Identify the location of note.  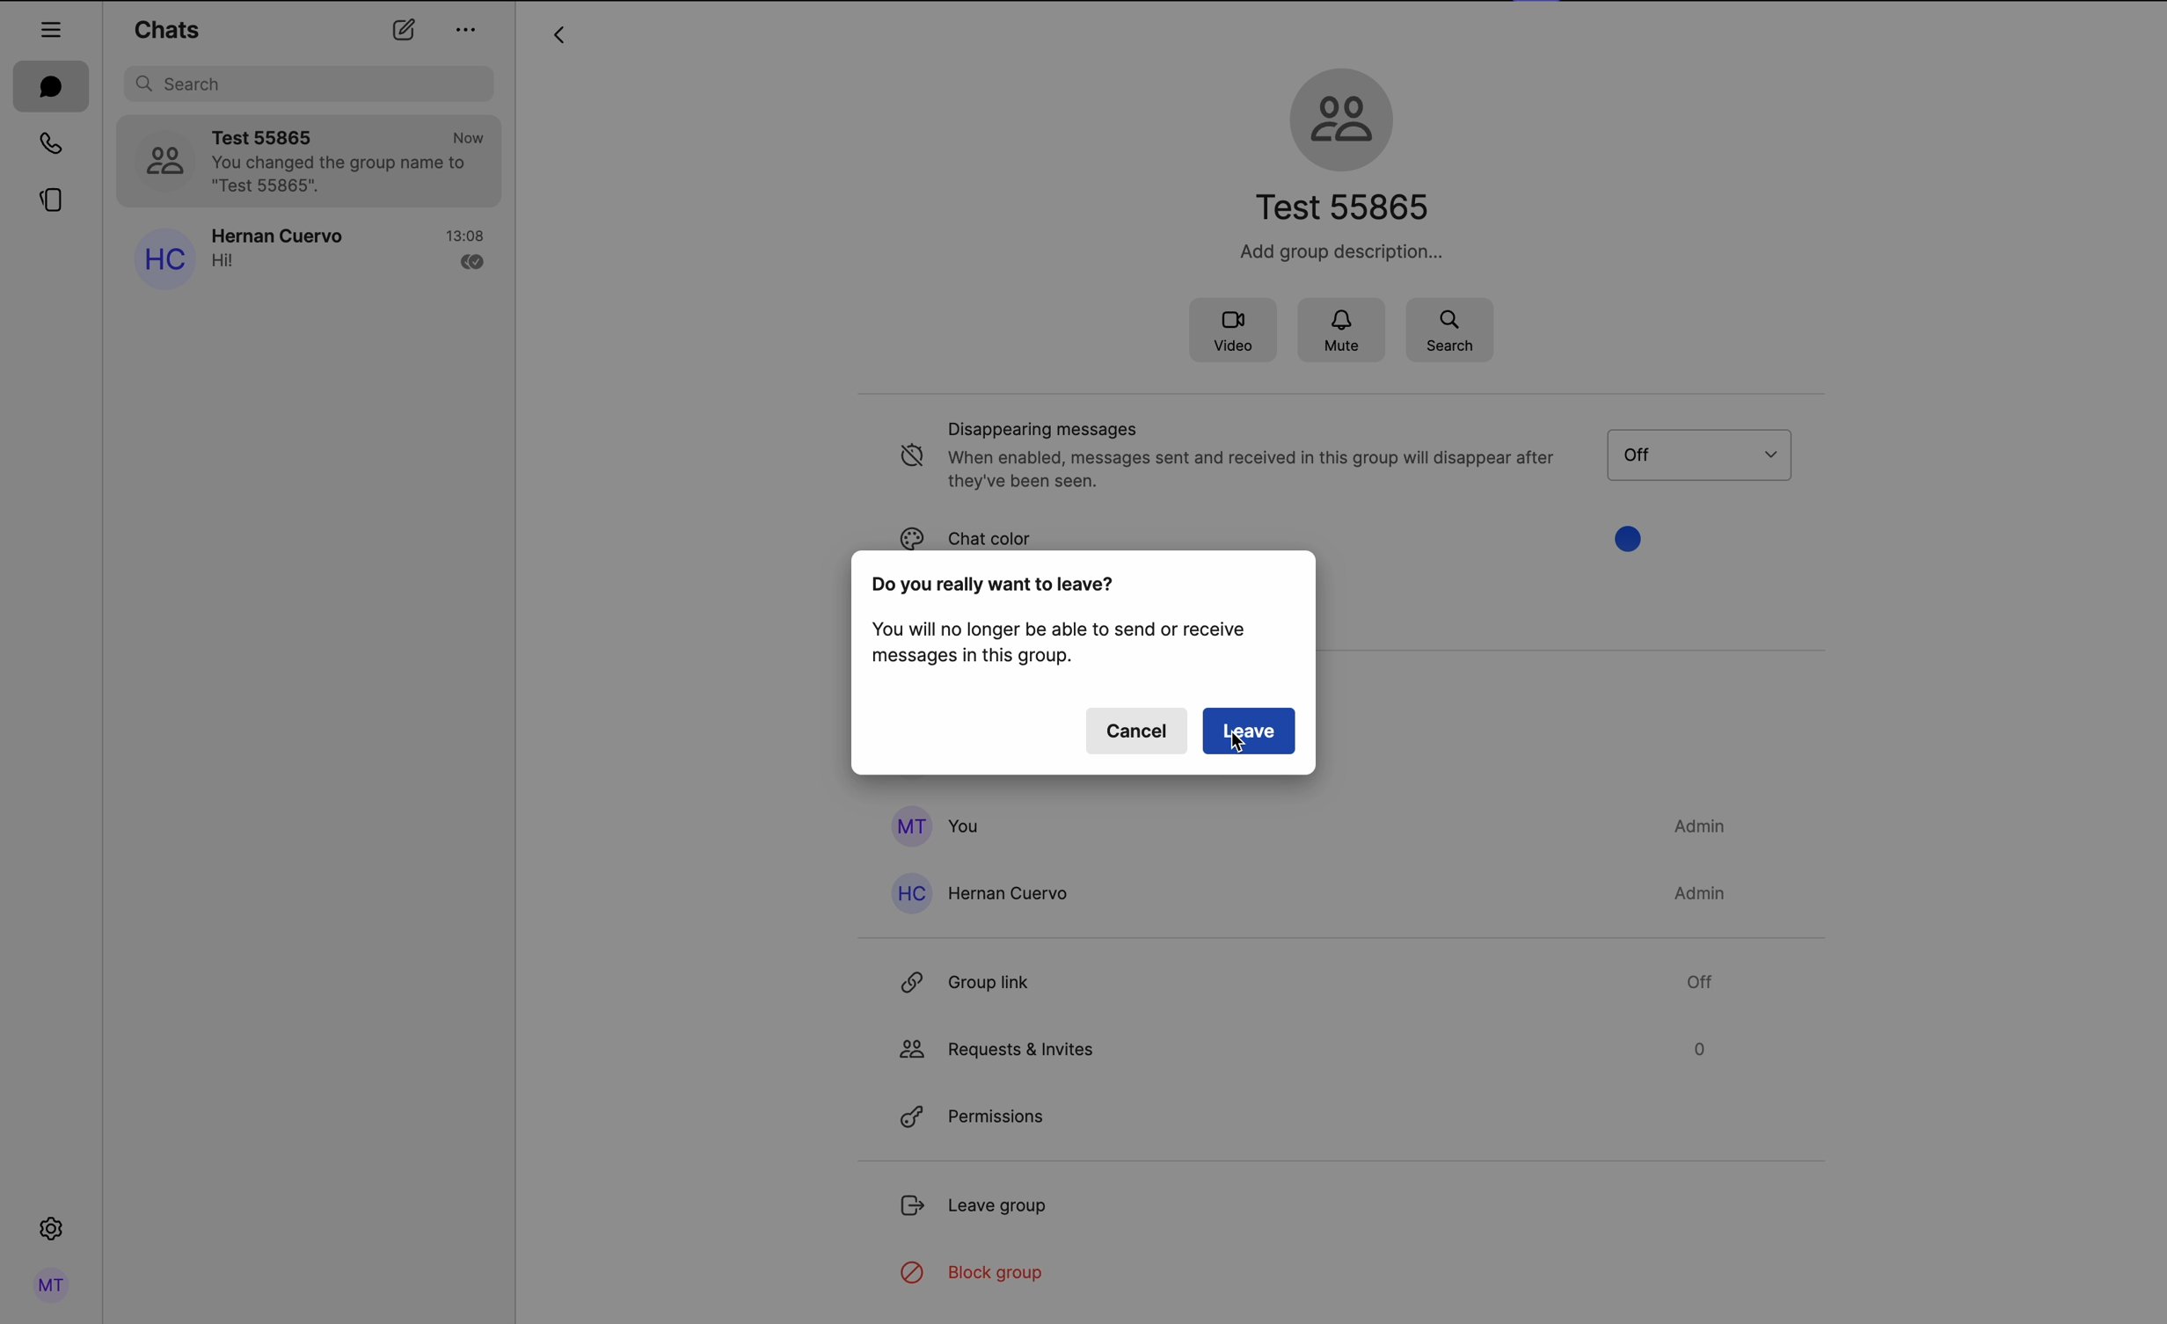
(1061, 644).